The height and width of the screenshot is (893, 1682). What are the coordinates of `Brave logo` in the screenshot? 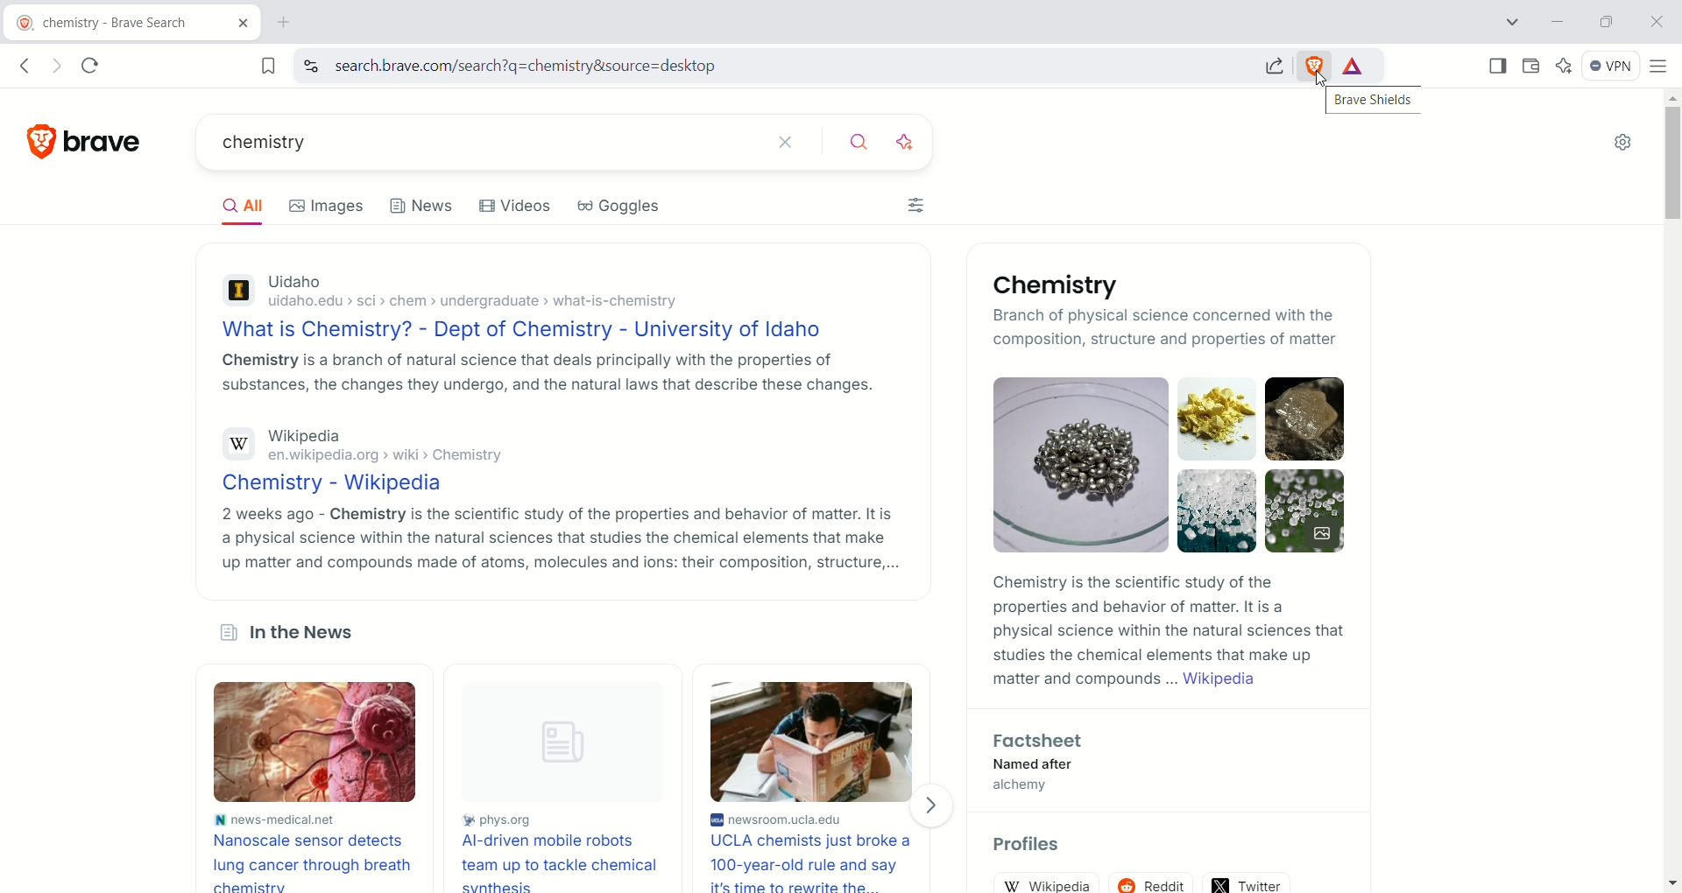 It's located at (87, 141).